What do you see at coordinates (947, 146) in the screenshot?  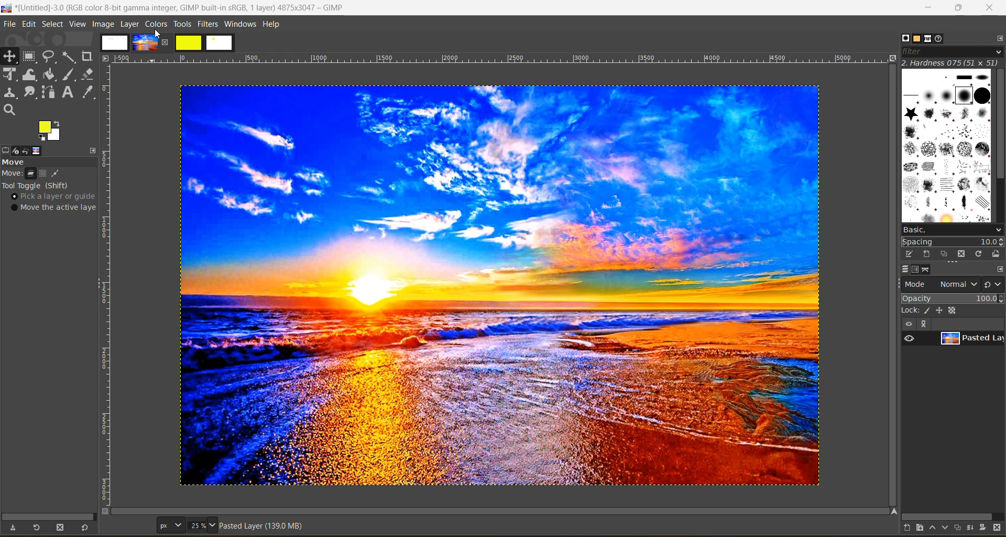 I see `brushes` at bounding box center [947, 146].